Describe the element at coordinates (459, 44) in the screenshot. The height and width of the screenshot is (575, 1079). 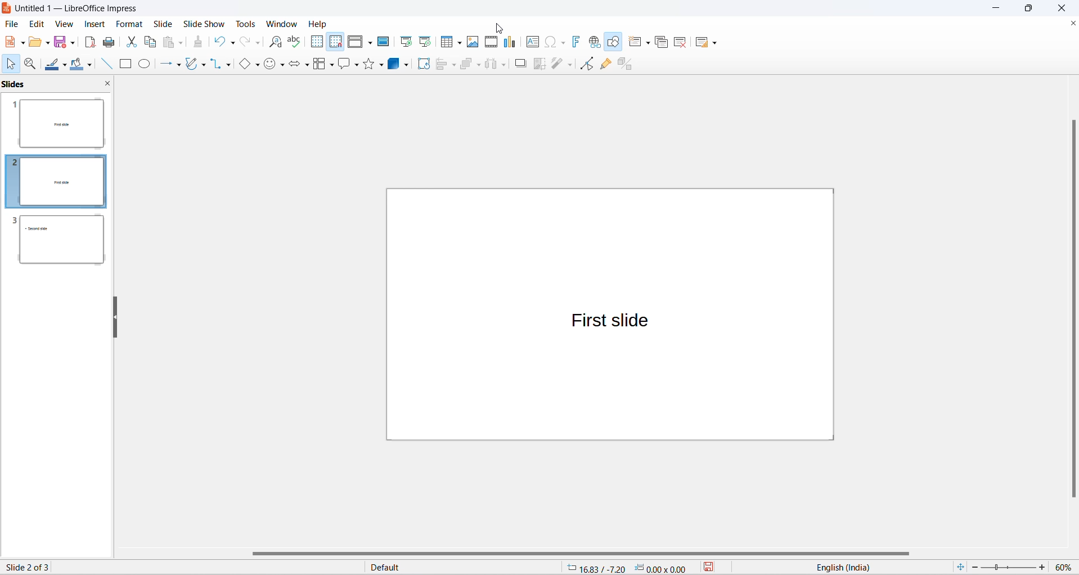
I see `table grid` at that location.